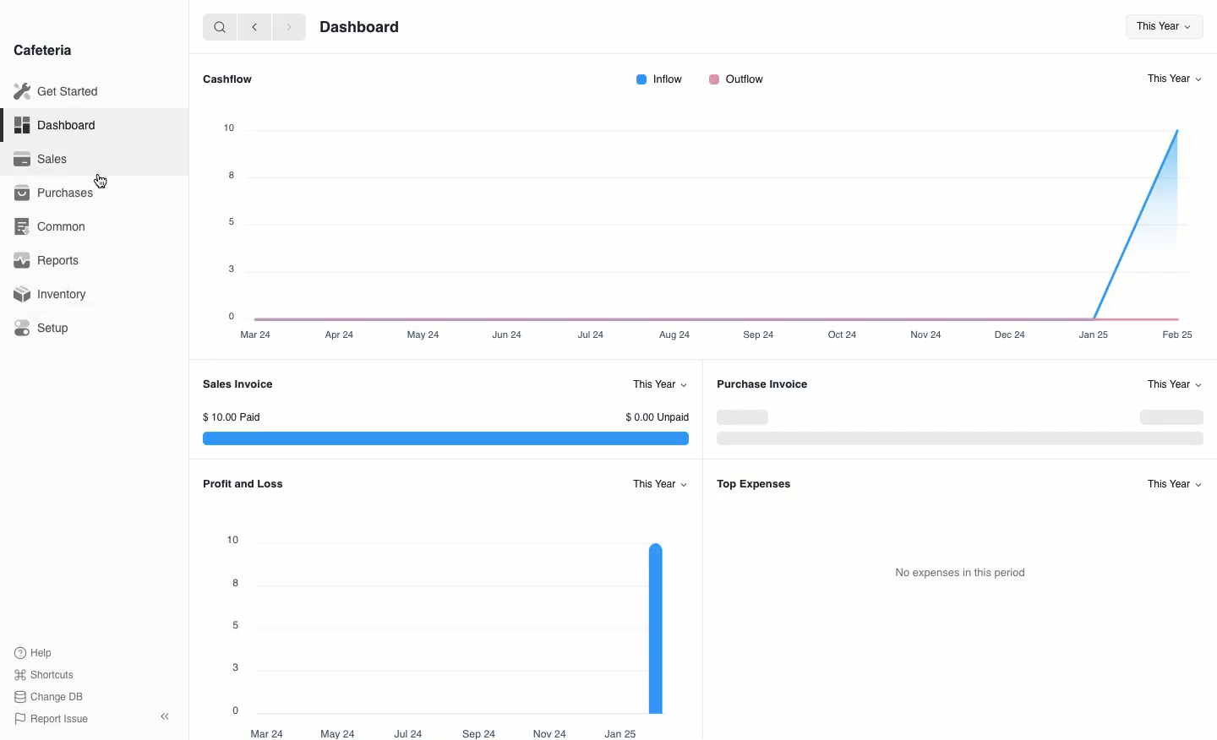 The width and height of the screenshot is (1217, 740). What do you see at coordinates (232, 175) in the screenshot?
I see `8` at bounding box center [232, 175].